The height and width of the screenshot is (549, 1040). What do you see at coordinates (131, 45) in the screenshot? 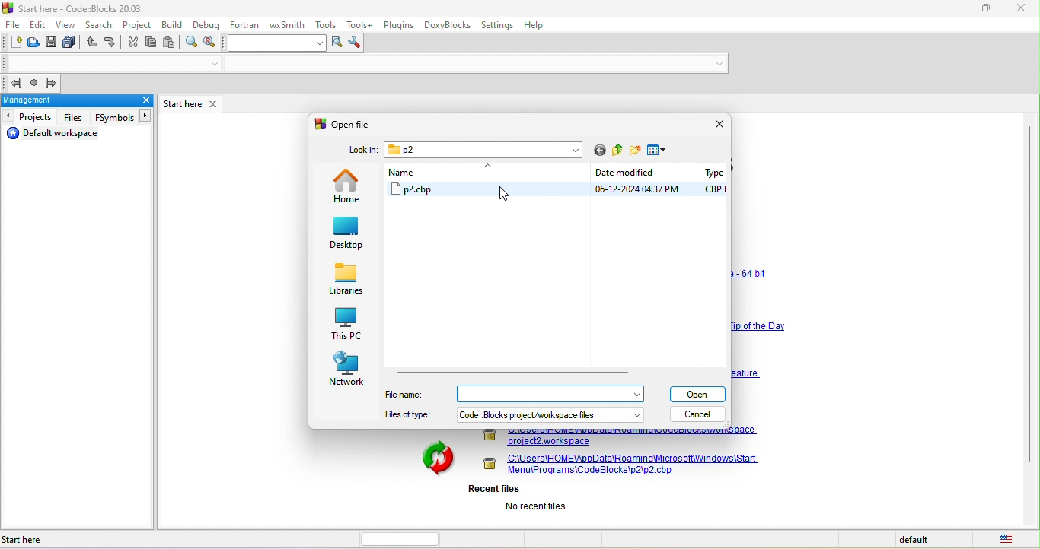
I see `cut` at bounding box center [131, 45].